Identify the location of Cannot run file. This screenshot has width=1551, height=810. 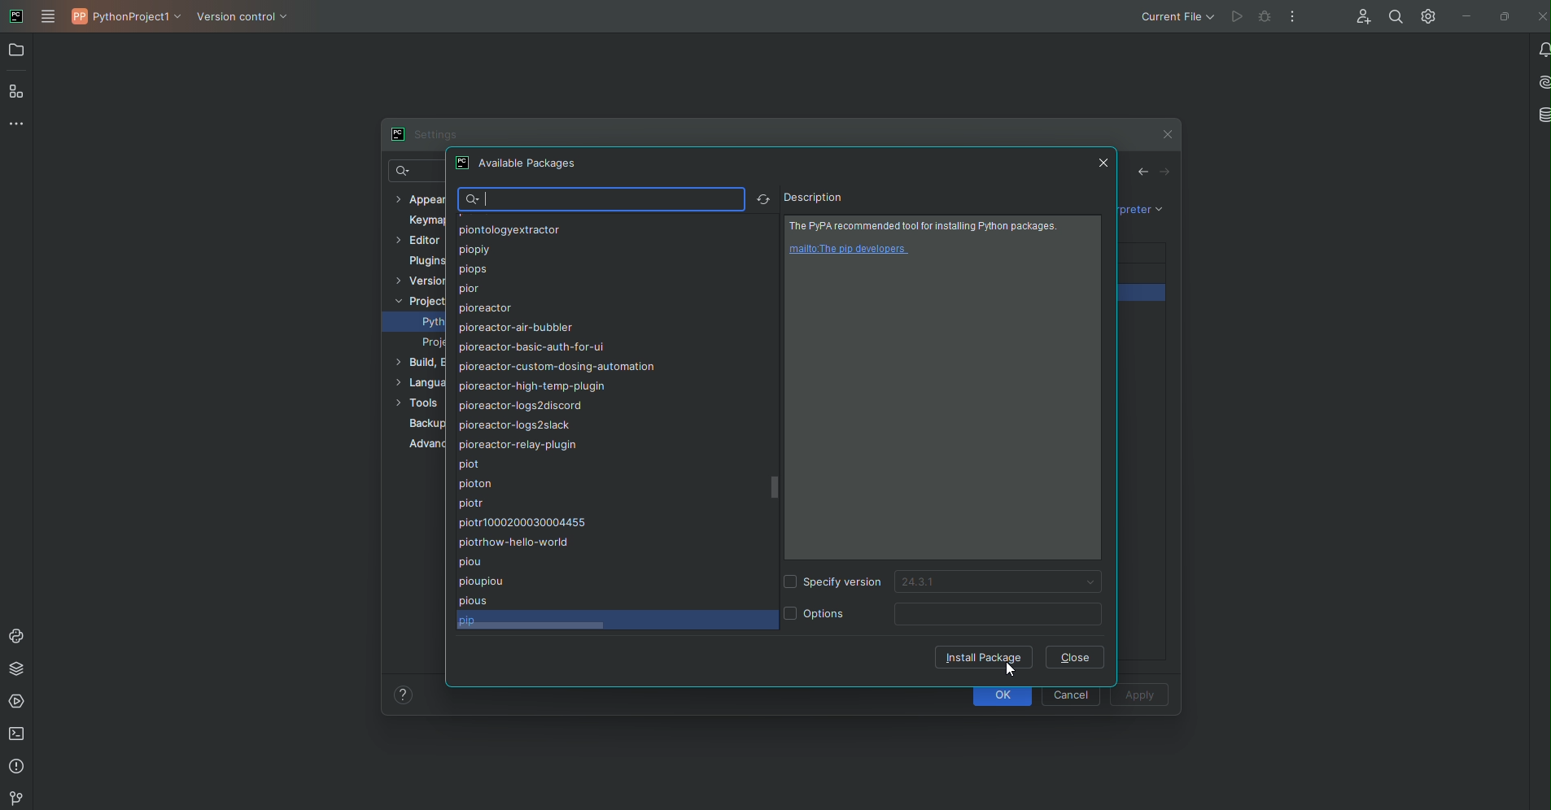
(1246, 18).